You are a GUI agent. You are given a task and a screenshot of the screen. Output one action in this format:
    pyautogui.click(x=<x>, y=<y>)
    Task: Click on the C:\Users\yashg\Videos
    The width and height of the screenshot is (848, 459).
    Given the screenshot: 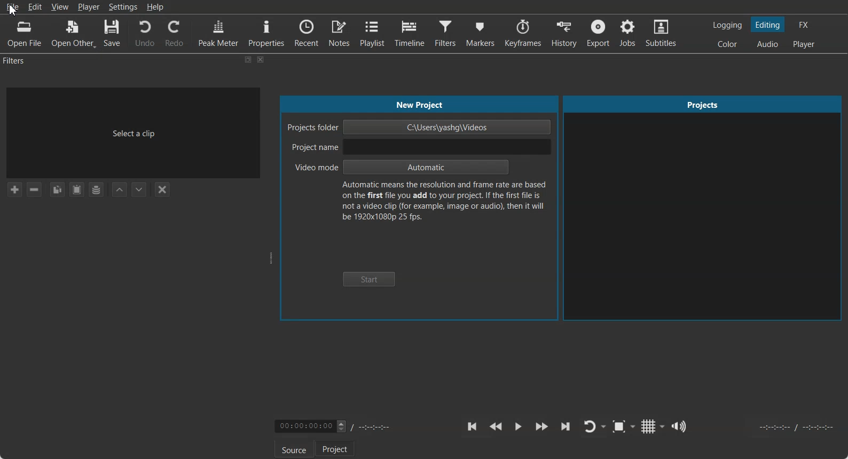 What is the action you would take?
    pyautogui.click(x=445, y=127)
    